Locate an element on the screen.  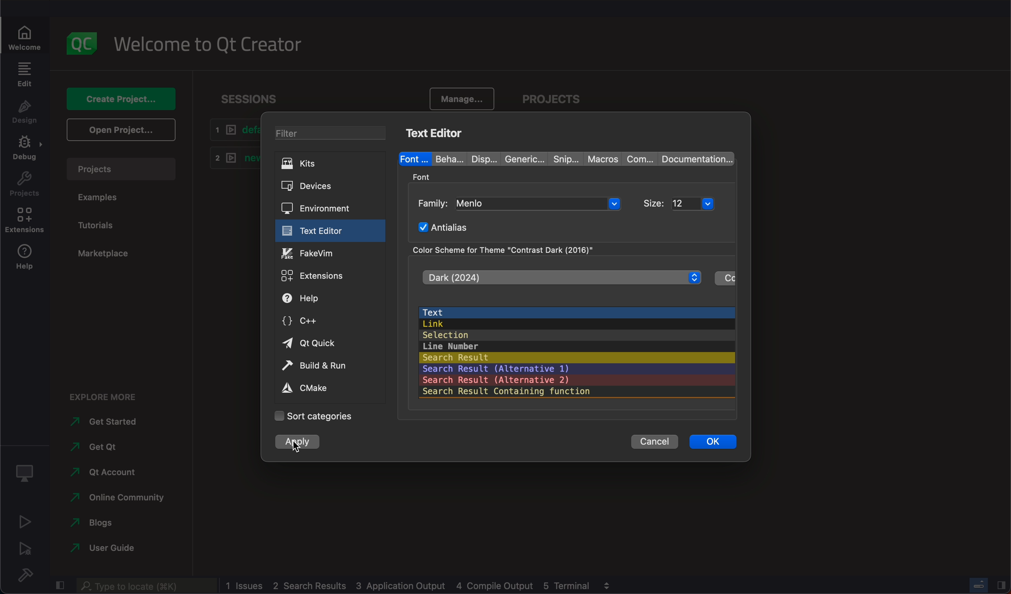
started is located at coordinates (100, 423).